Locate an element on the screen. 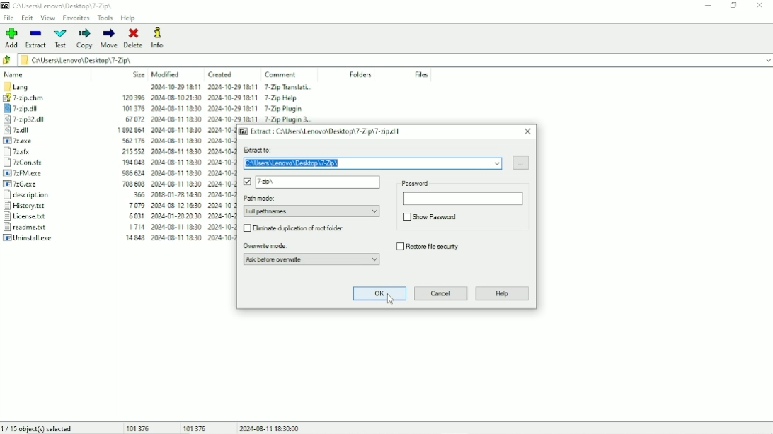 The height and width of the screenshot is (434, 773). 2024-70-29 1211 2004-10-29 1&1 T-Zip Translati... is located at coordinates (223, 88).